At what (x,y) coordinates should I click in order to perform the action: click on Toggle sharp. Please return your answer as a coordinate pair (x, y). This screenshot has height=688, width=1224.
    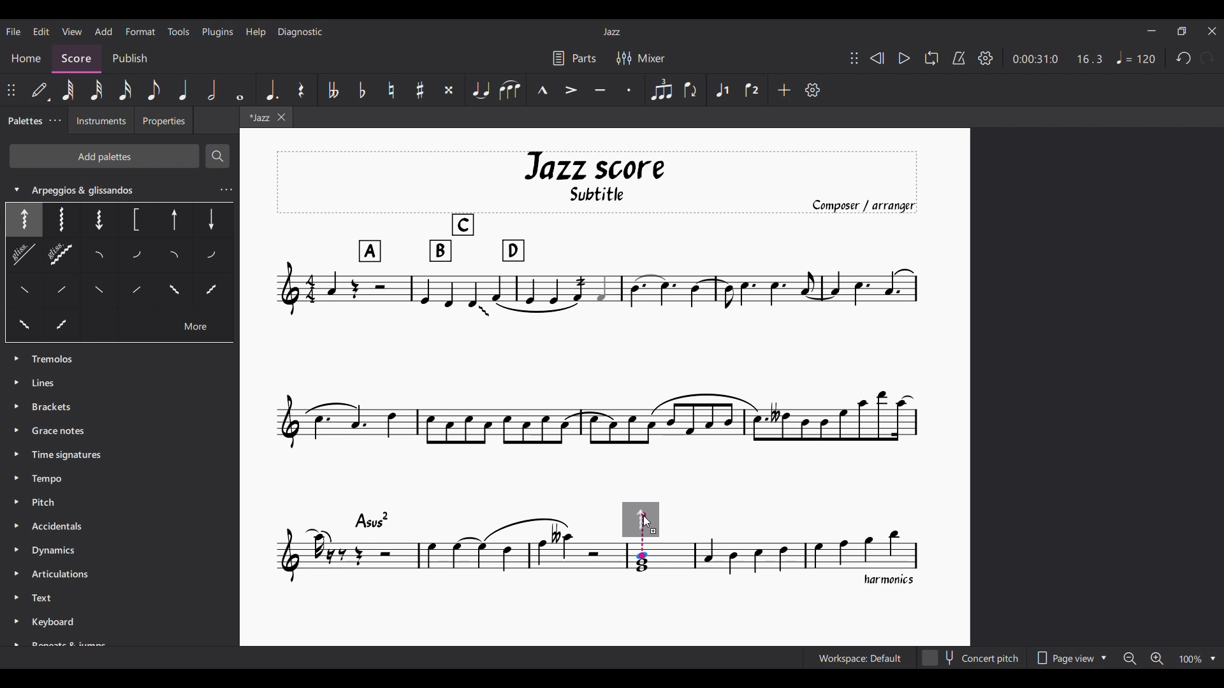
    Looking at the image, I should click on (421, 90).